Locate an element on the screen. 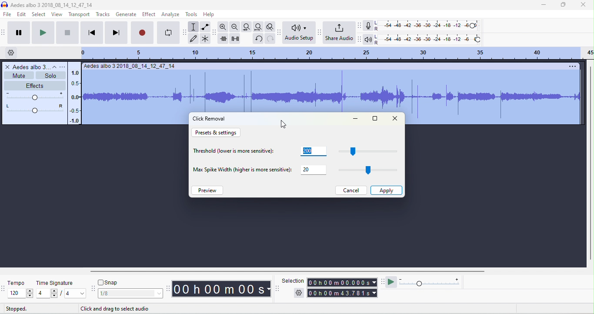 This screenshot has height=314, width=594. minimize is located at coordinates (543, 5).